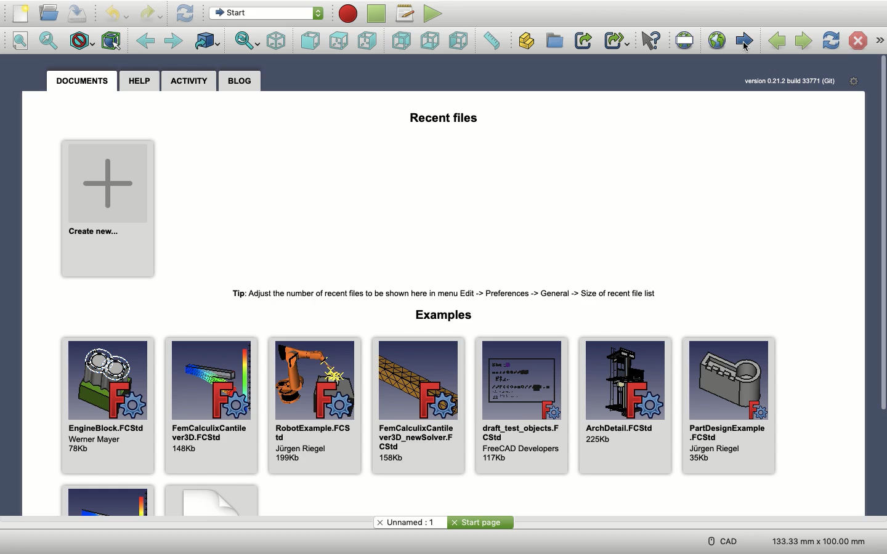 Image resolution: width=887 pixels, height=554 pixels. Describe the element at coordinates (81, 41) in the screenshot. I see `Draw style` at that location.